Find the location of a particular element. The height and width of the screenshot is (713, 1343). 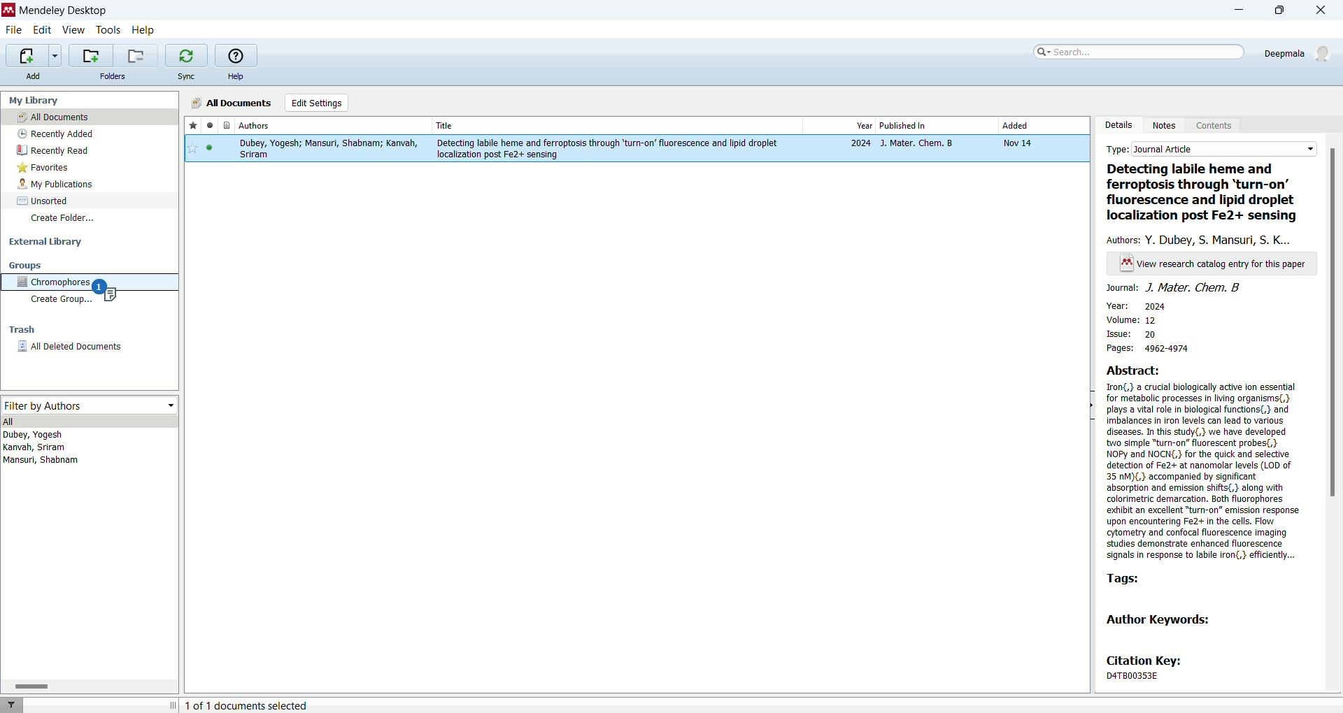

Title is located at coordinates (617, 125).